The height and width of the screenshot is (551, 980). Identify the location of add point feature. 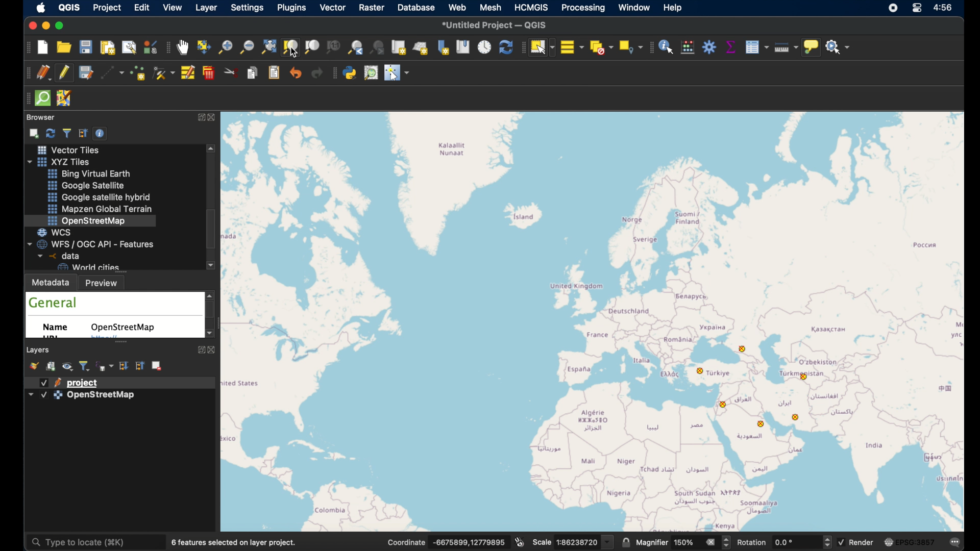
(139, 72).